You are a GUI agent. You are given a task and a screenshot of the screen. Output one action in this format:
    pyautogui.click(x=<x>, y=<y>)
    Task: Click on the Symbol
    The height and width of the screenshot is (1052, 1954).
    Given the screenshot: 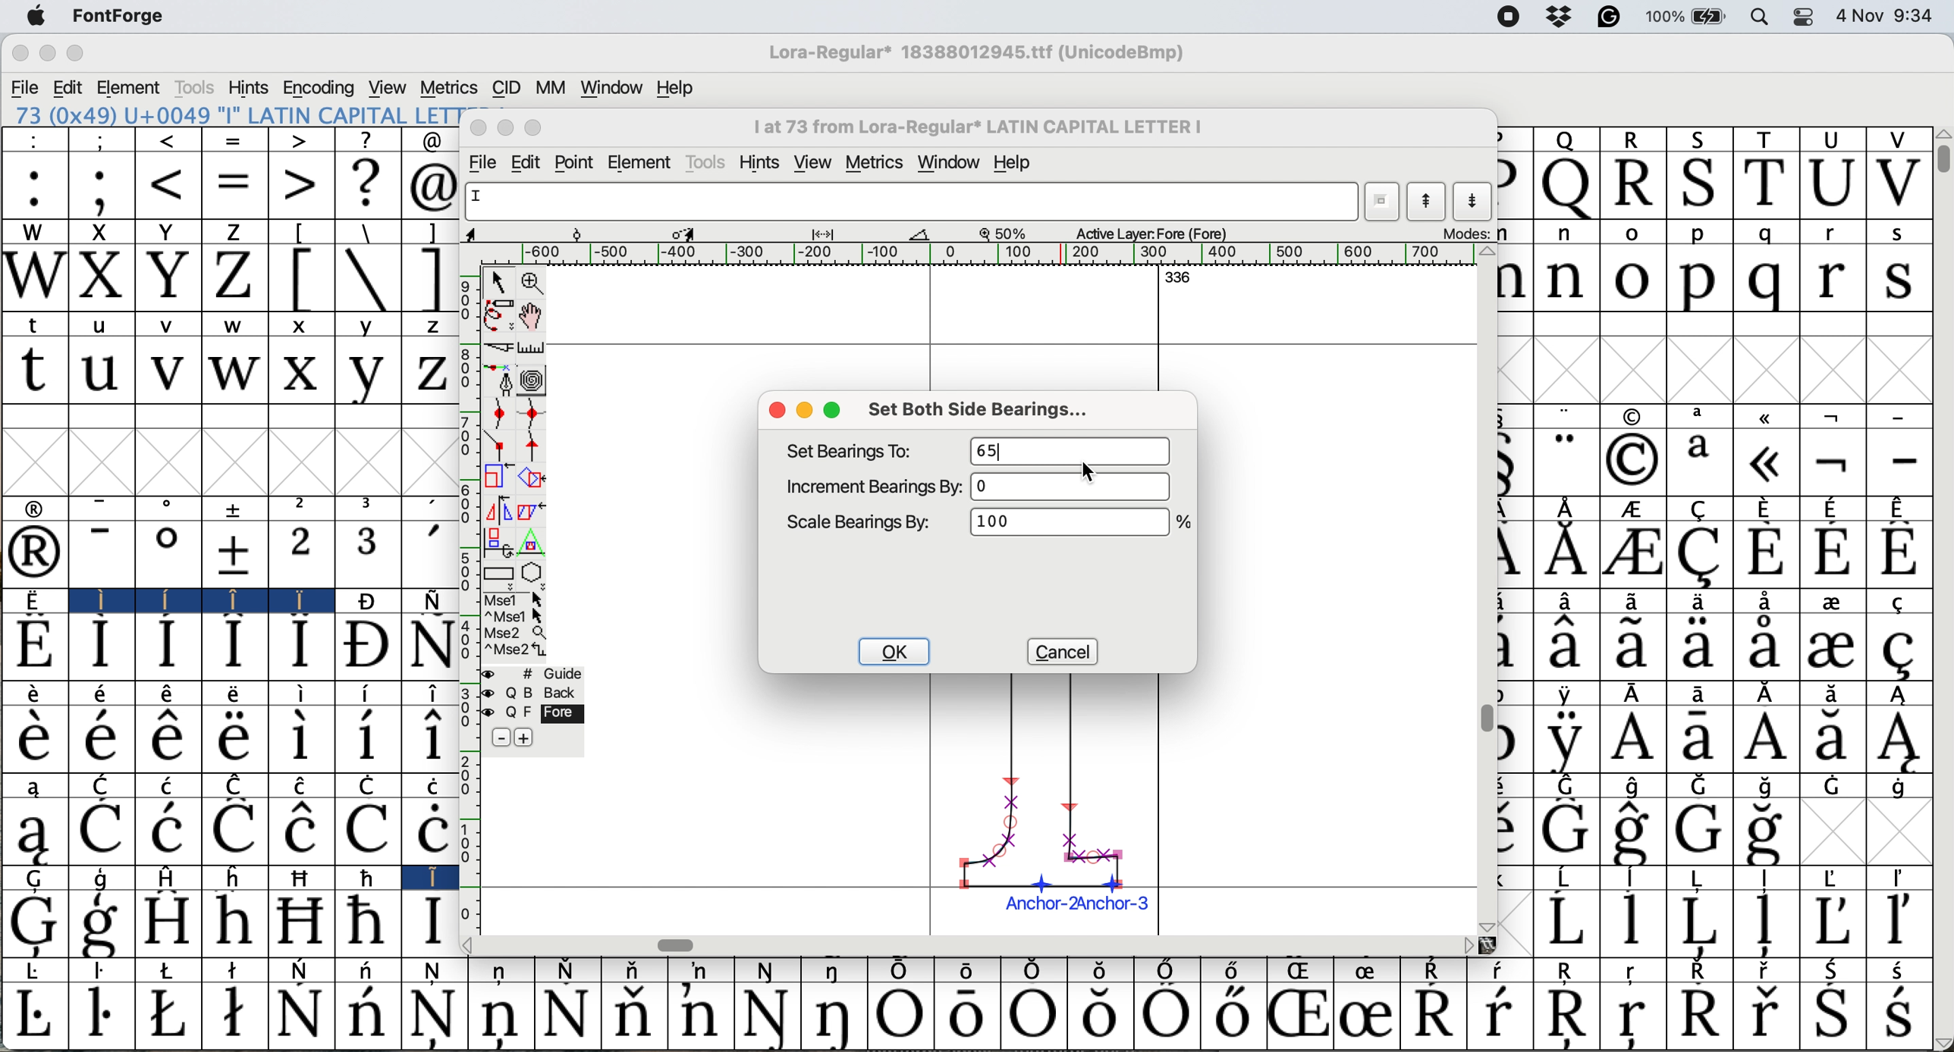 What is the action you would take?
    pyautogui.click(x=1563, y=921)
    